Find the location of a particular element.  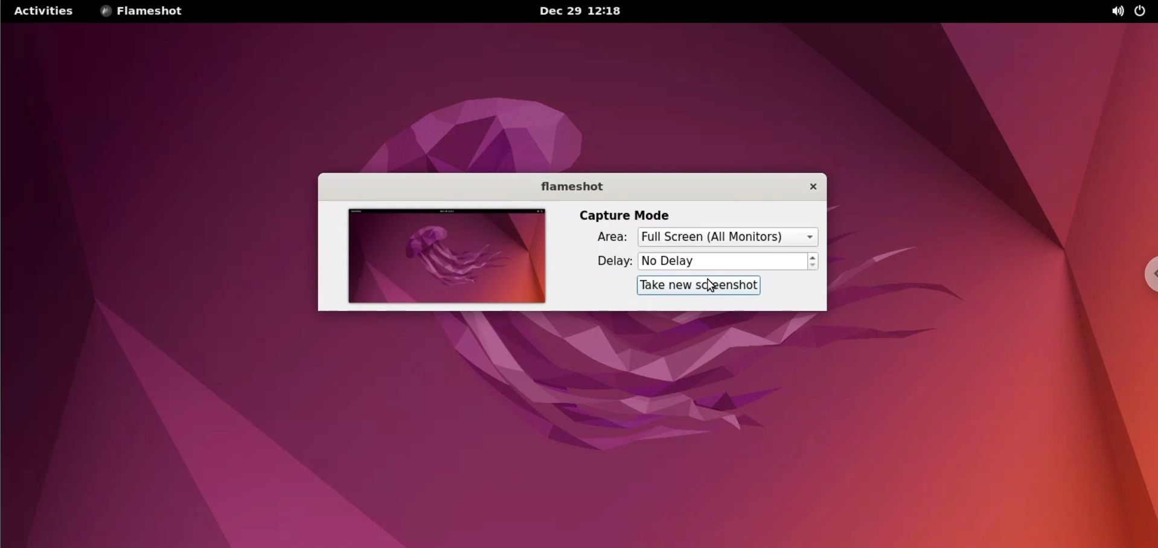

take new screenshot is located at coordinates (700, 286).